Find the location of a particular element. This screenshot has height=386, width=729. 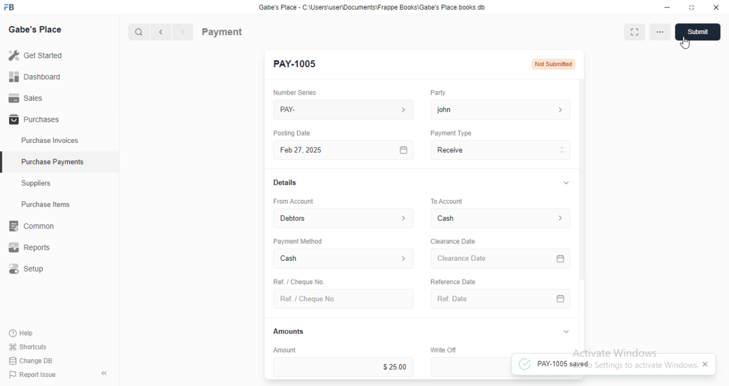

Details is located at coordinates (284, 183).